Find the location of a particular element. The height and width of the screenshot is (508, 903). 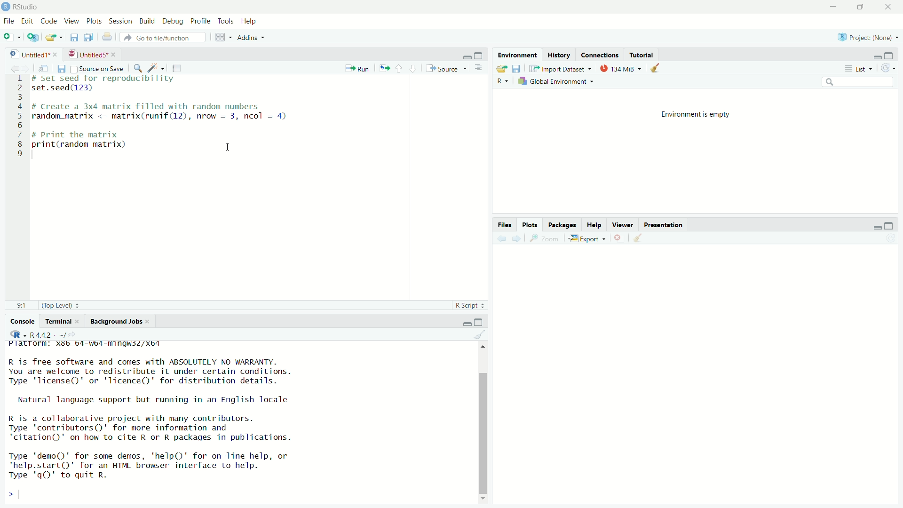

add is located at coordinates (9, 37).